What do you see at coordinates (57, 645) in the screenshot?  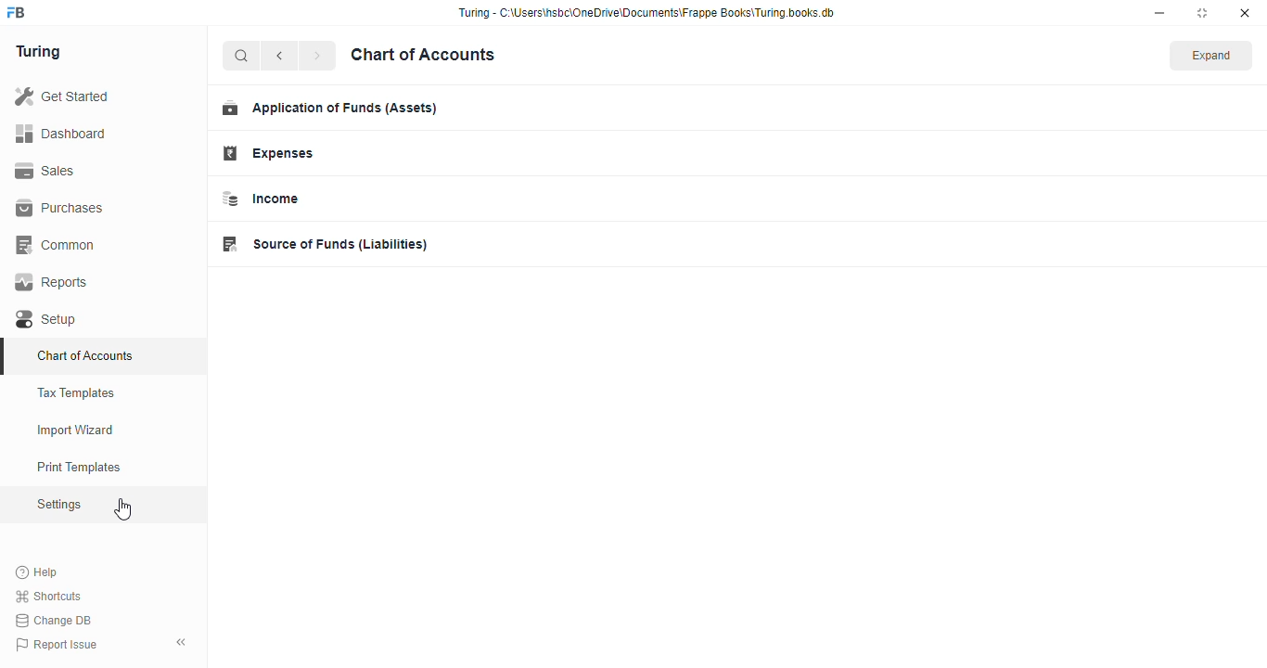 I see `report issue` at bounding box center [57, 645].